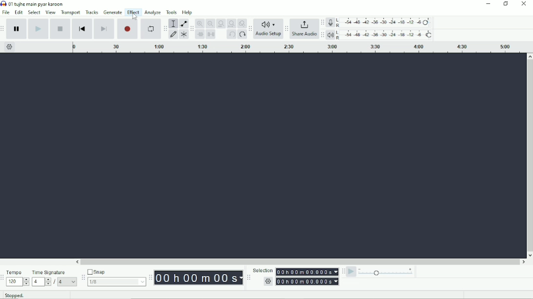 This screenshot has width=533, height=299. Describe the element at coordinates (183, 23) in the screenshot. I see `Envelope tool` at that location.